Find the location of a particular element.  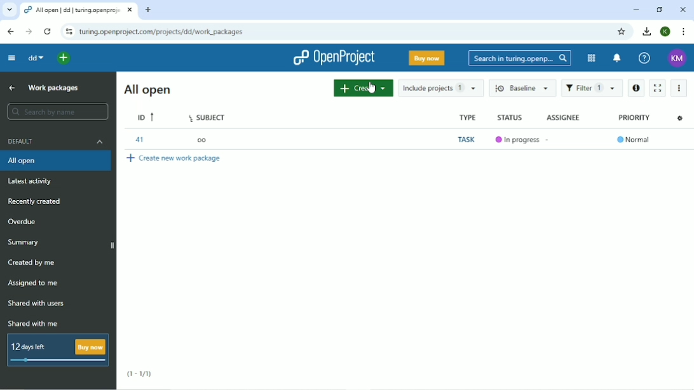

Summary is located at coordinates (24, 243).